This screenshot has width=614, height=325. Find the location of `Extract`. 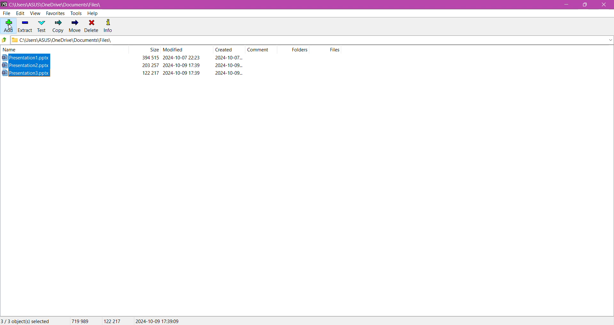

Extract is located at coordinates (25, 25).